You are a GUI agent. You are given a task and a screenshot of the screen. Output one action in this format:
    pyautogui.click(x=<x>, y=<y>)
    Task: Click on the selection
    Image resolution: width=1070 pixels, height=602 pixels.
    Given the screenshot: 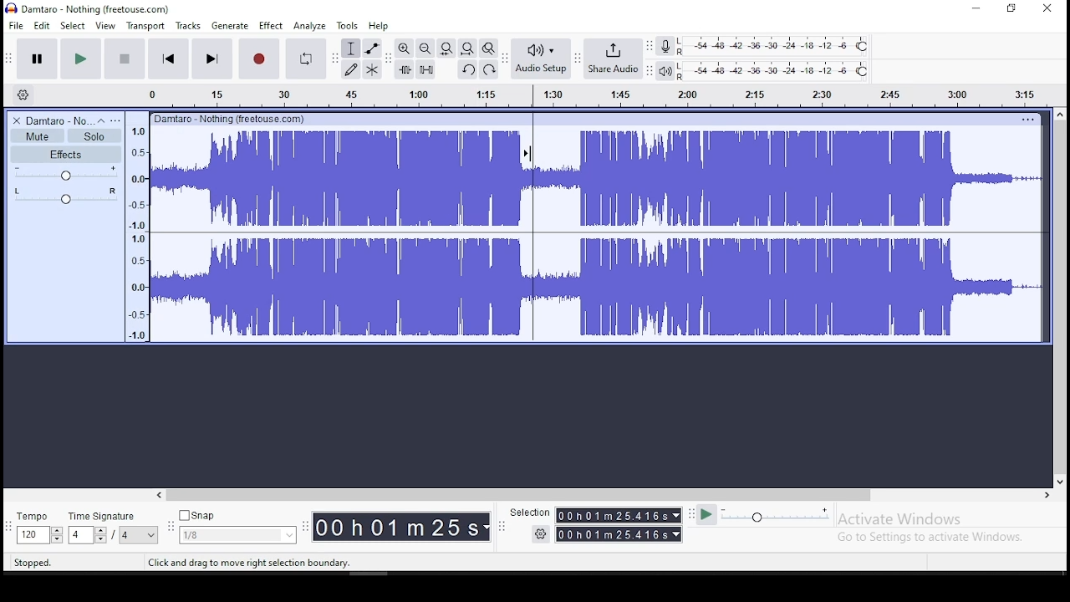 What is the action you would take?
    pyautogui.click(x=530, y=512)
    